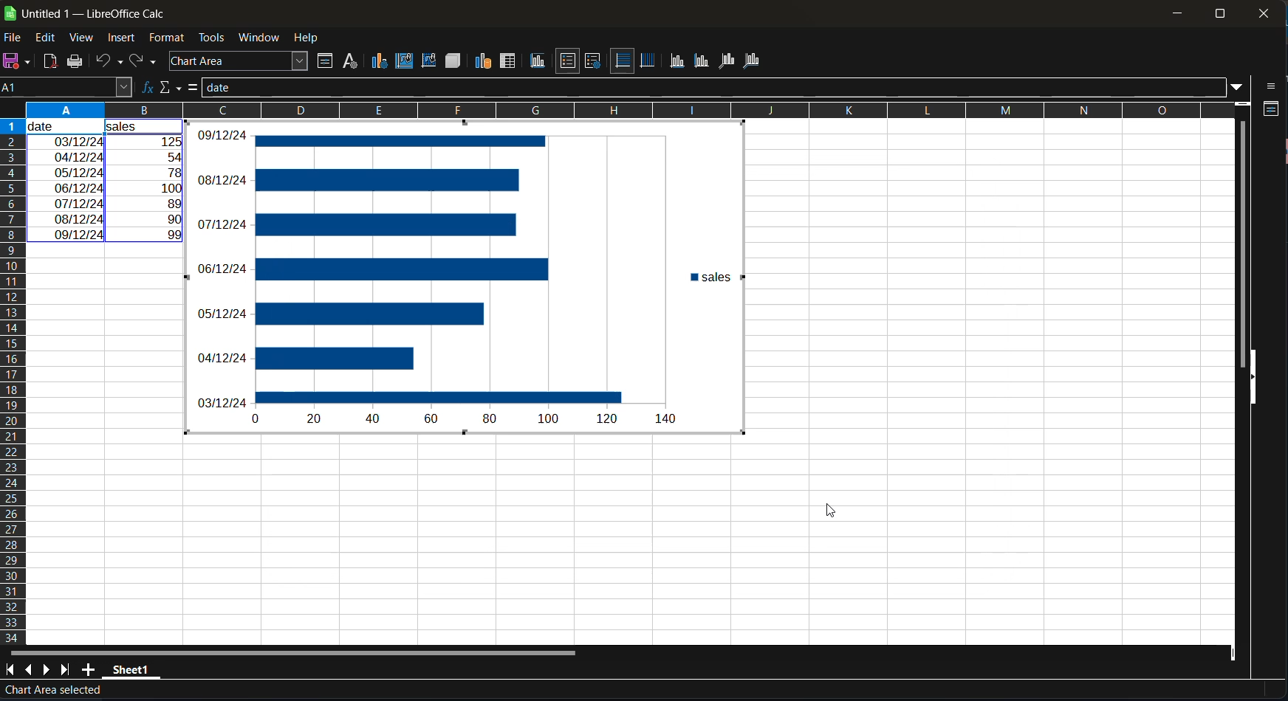  I want to click on scroll to last sheet, so click(68, 671).